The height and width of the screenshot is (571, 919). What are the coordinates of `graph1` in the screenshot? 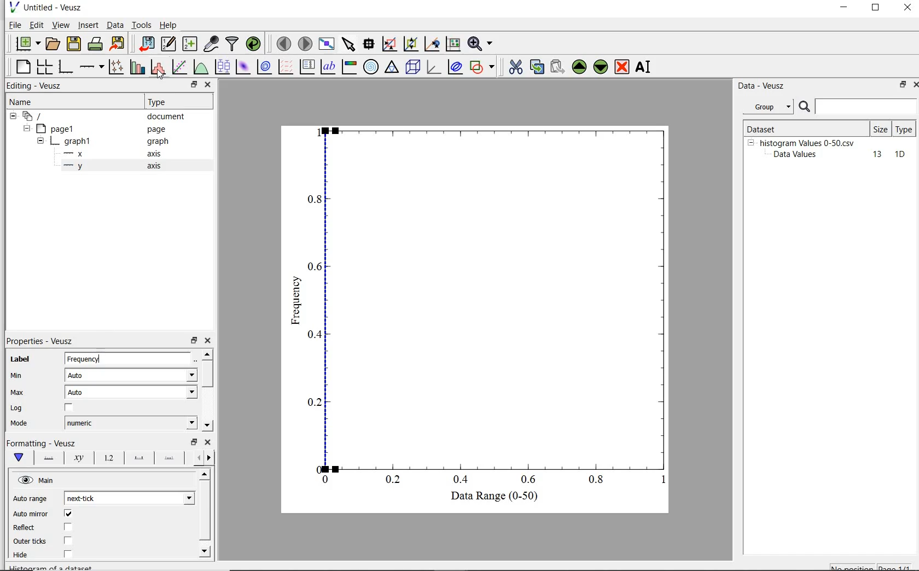 It's located at (73, 143).